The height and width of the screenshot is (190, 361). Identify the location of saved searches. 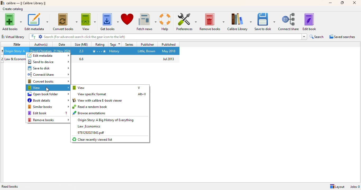
(343, 36).